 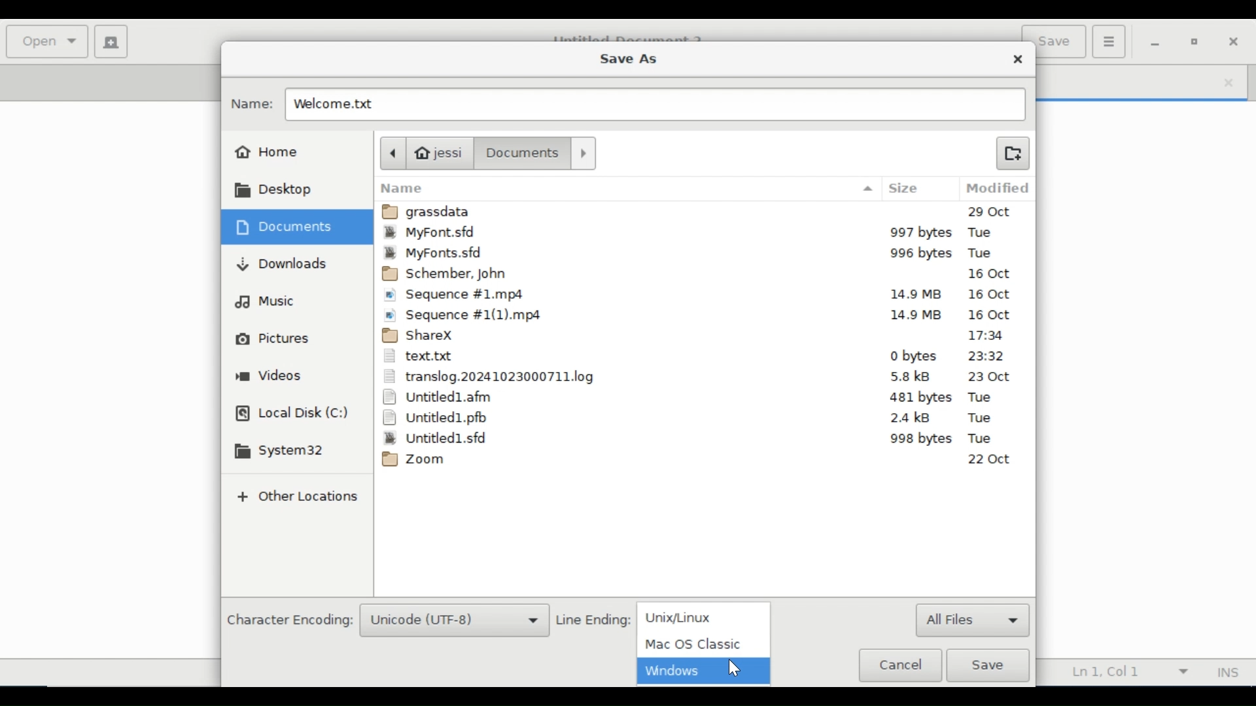 What do you see at coordinates (701, 397) in the screenshot?
I see `Untitled1.afm 481bytes Tue` at bounding box center [701, 397].